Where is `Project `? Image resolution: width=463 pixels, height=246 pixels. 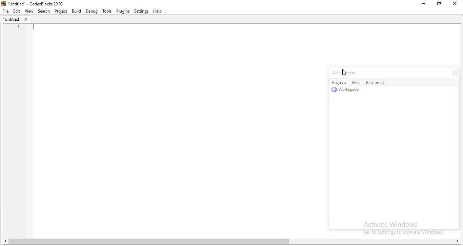 Project  is located at coordinates (61, 12).